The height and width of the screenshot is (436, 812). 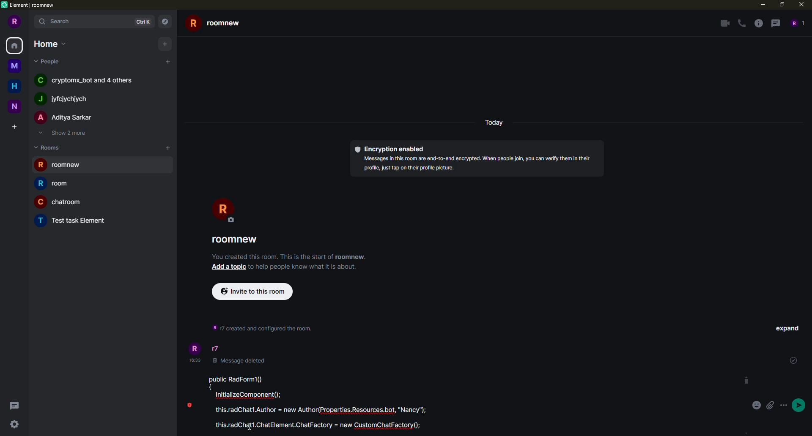 What do you see at coordinates (249, 425) in the screenshot?
I see `cursor` at bounding box center [249, 425].